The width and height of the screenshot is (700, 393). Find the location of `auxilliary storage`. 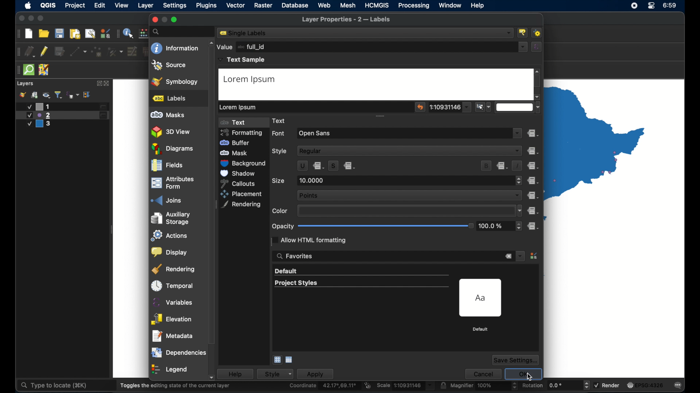

auxilliary storage is located at coordinates (173, 216).